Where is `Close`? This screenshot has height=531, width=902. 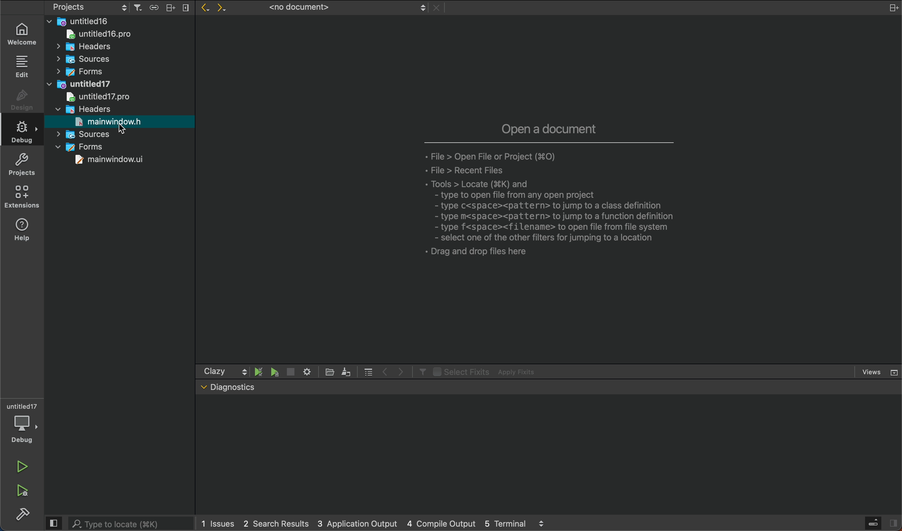 Close is located at coordinates (438, 8).